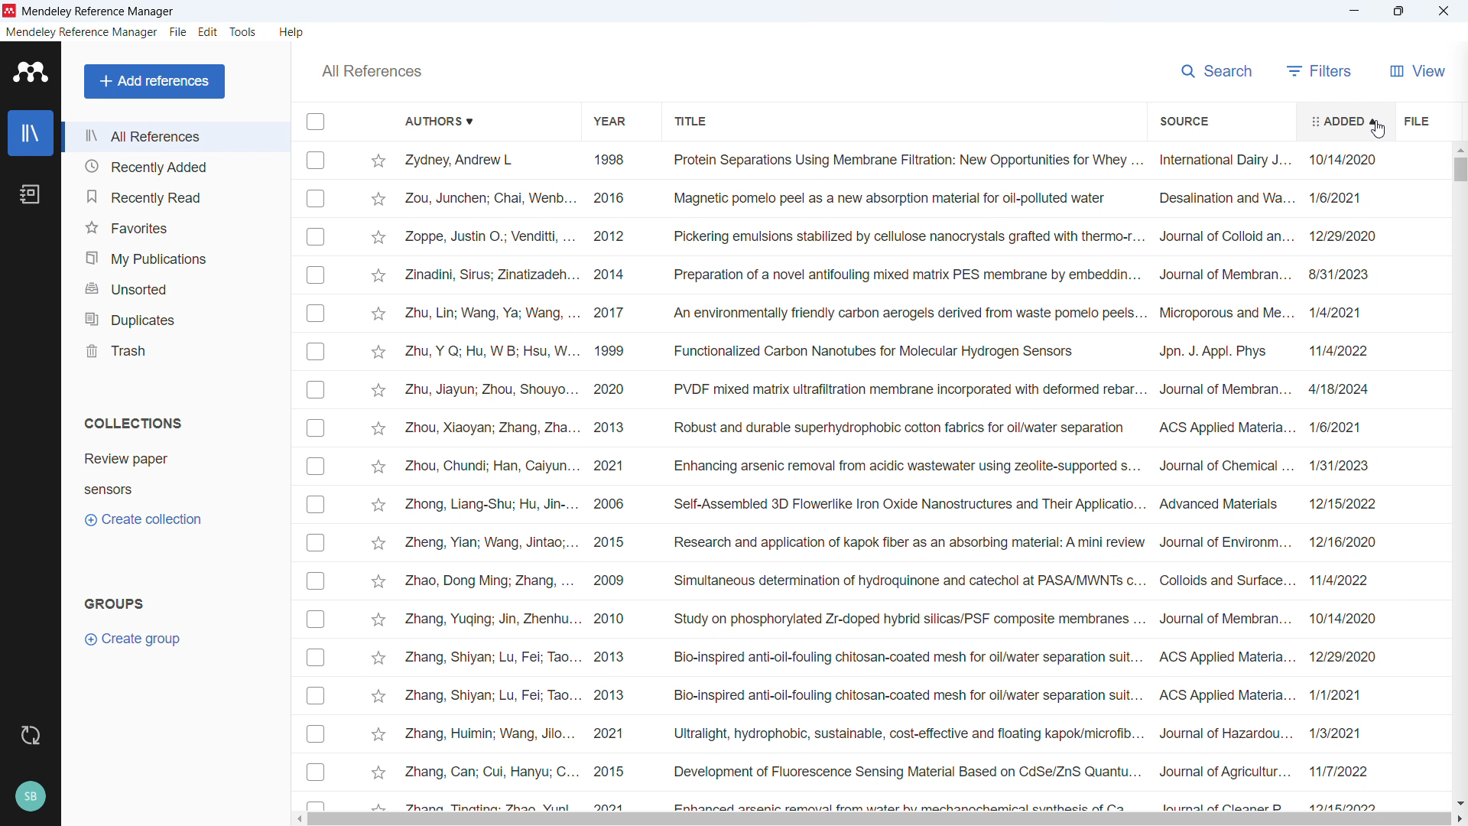 Image resolution: width=1468 pixels, height=826 pixels. I want to click on Sort by year , so click(609, 122).